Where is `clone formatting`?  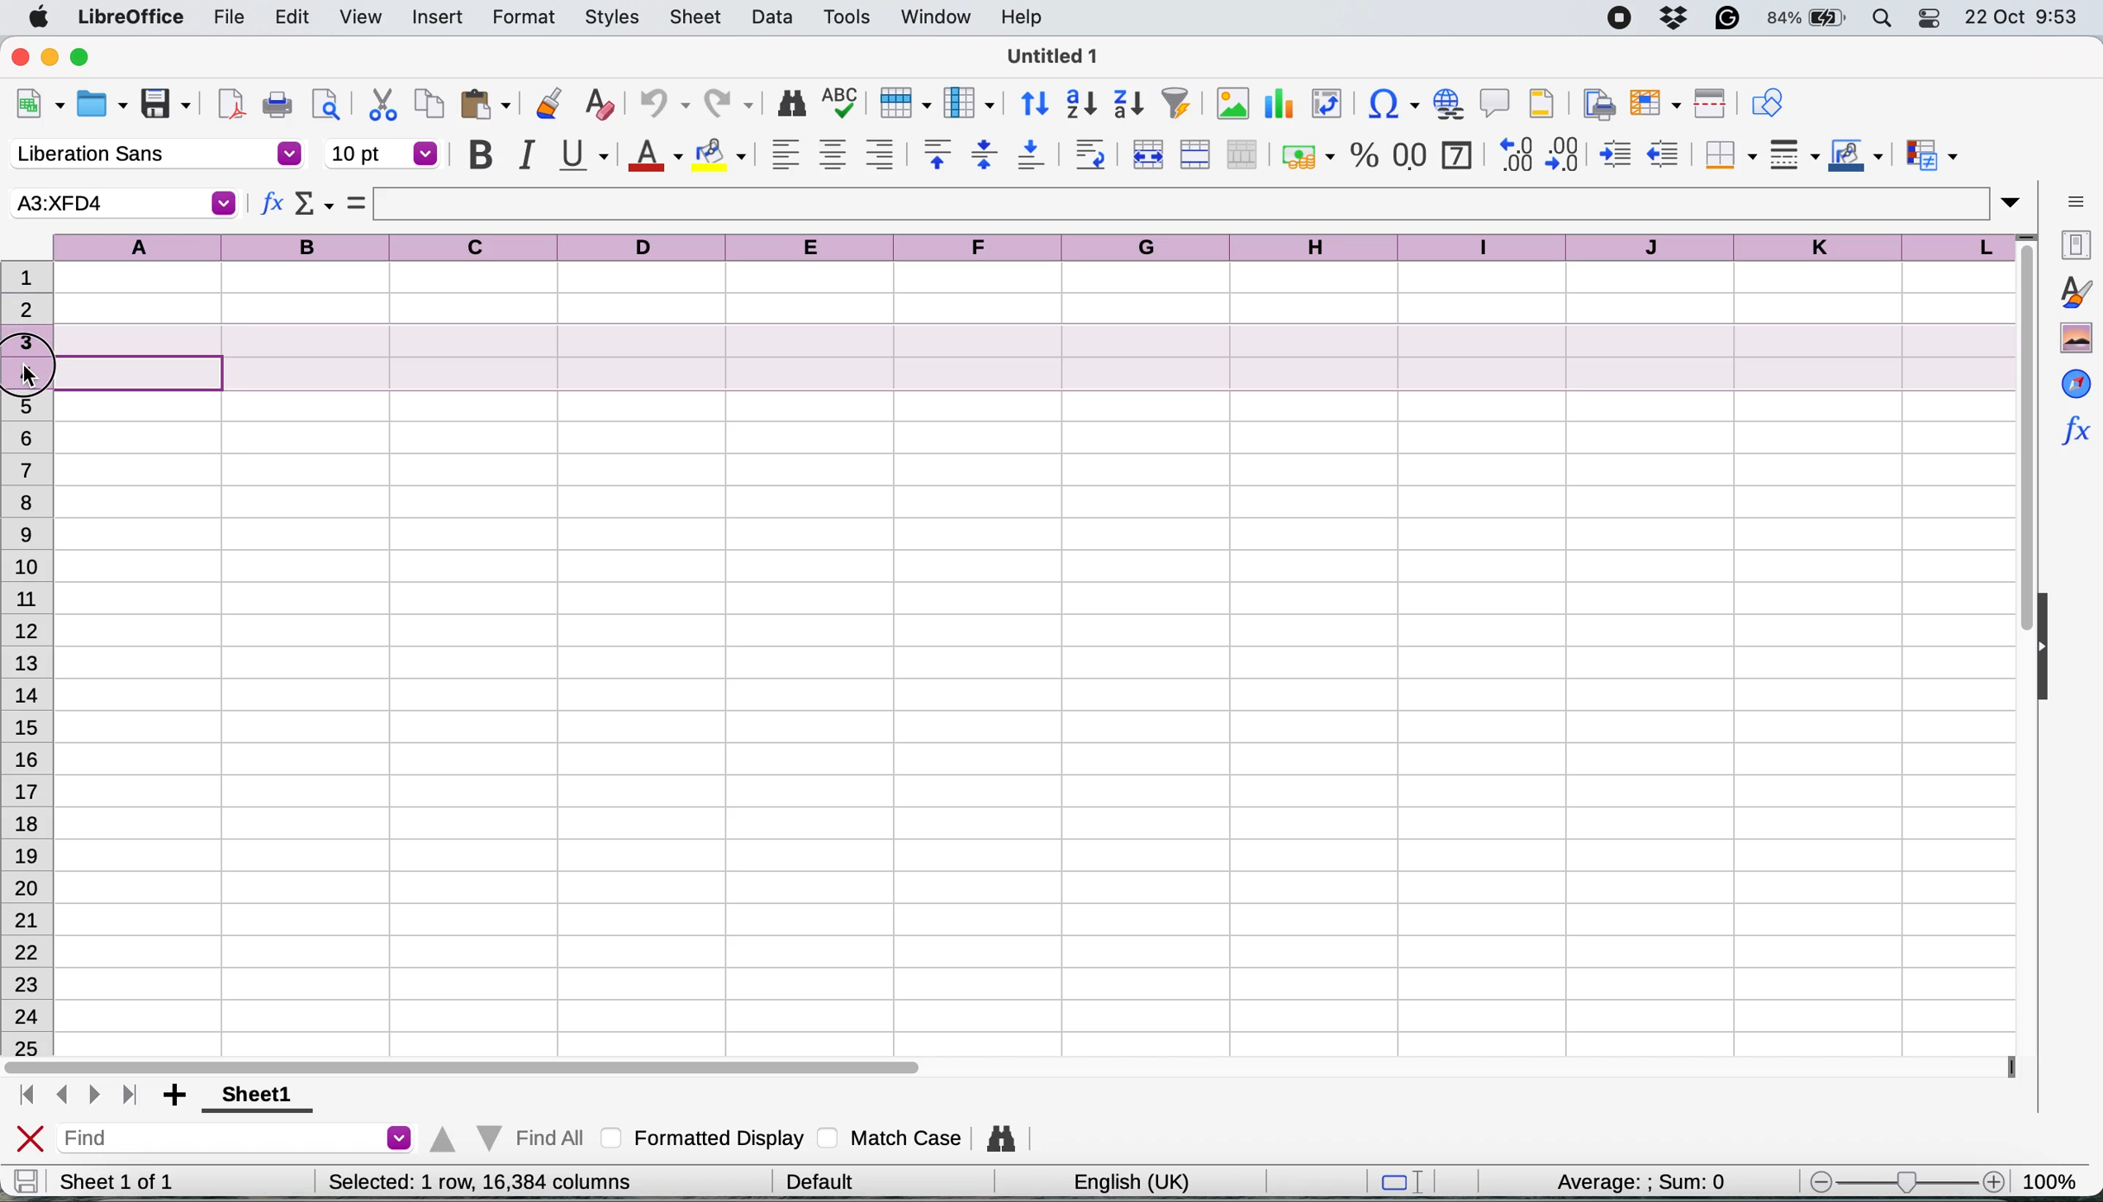 clone formatting is located at coordinates (546, 106).